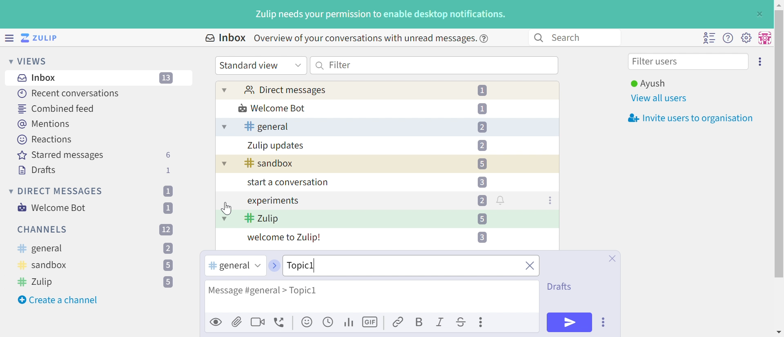  What do you see at coordinates (461, 323) in the screenshot?
I see `Strikethrough` at bounding box center [461, 323].